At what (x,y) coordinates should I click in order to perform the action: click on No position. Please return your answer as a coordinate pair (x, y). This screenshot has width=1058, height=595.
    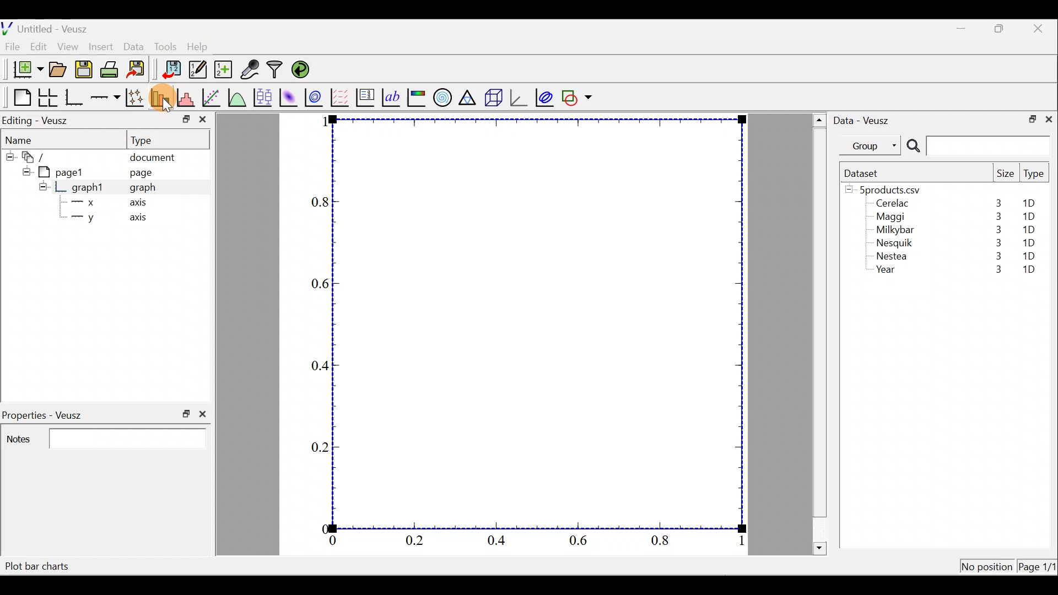
    Looking at the image, I should click on (987, 567).